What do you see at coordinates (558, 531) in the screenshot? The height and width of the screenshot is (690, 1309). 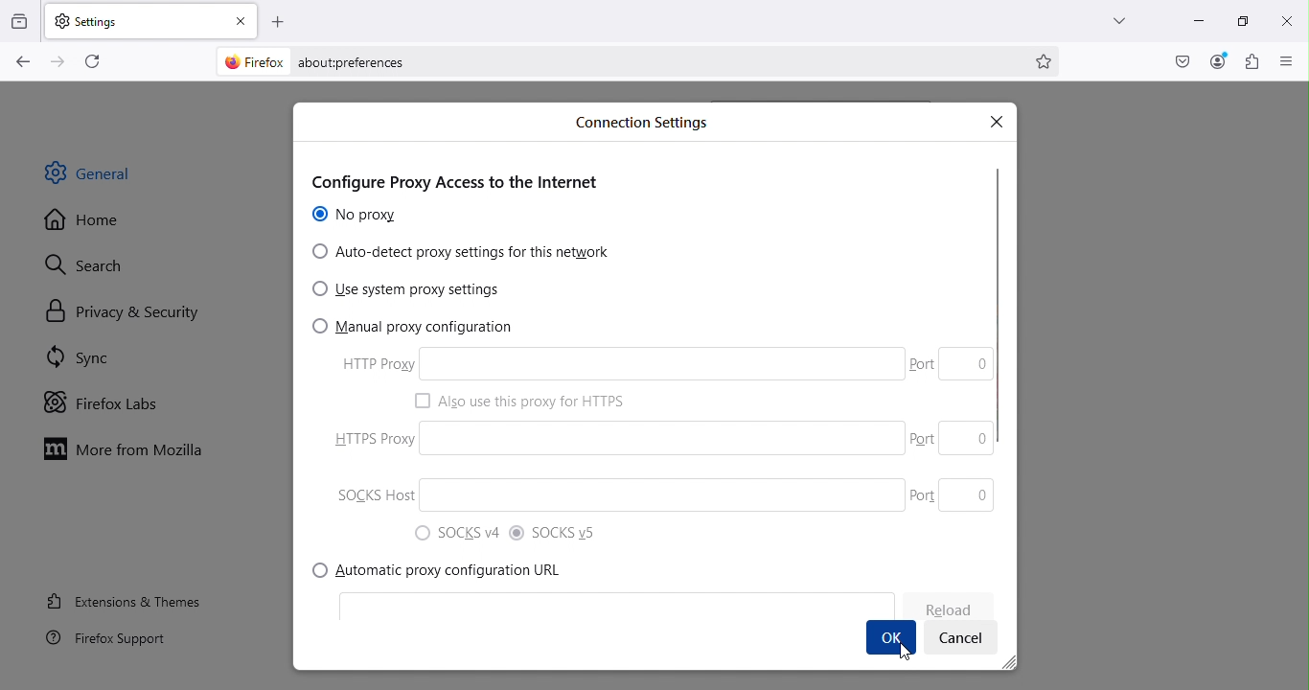 I see `SOCKS v5` at bounding box center [558, 531].